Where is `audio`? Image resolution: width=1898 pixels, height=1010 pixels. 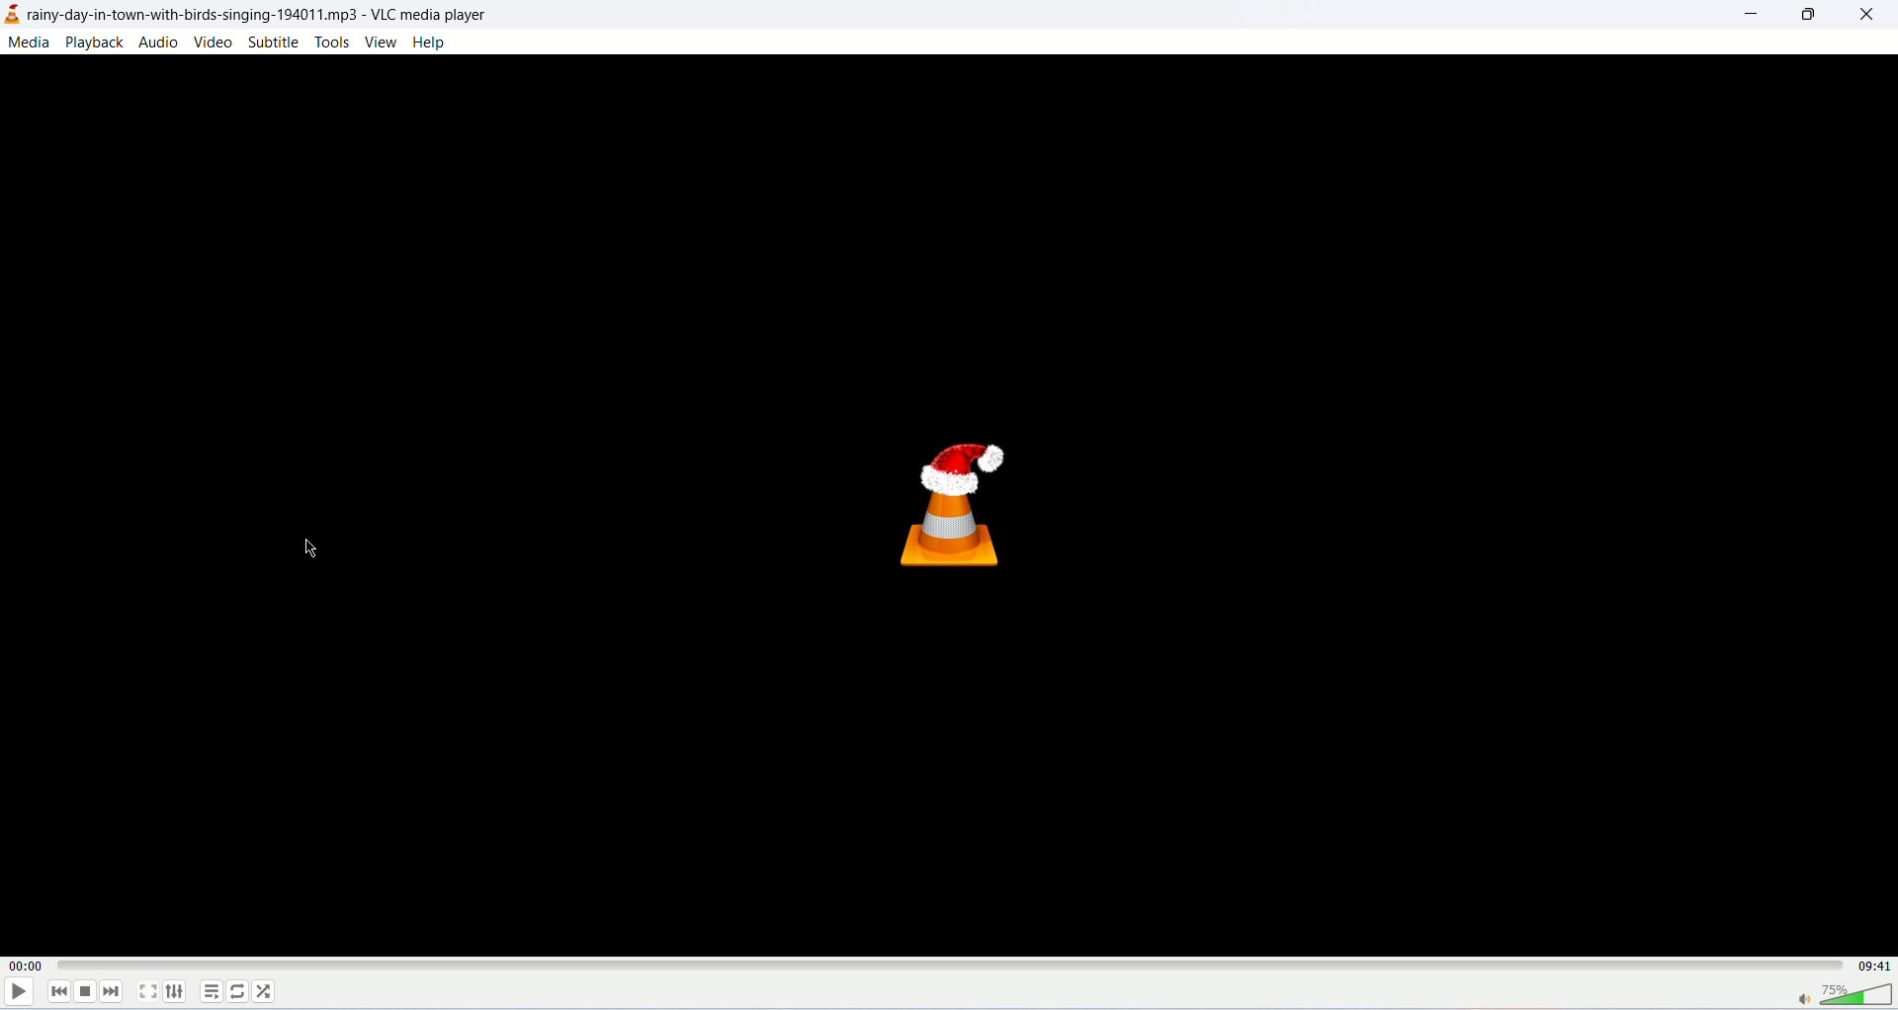 audio is located at coordinates (159, 42).